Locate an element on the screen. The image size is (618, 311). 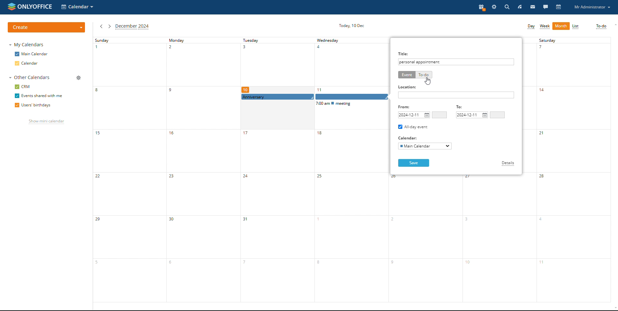
my calendars is located at coordinates (26, 45).